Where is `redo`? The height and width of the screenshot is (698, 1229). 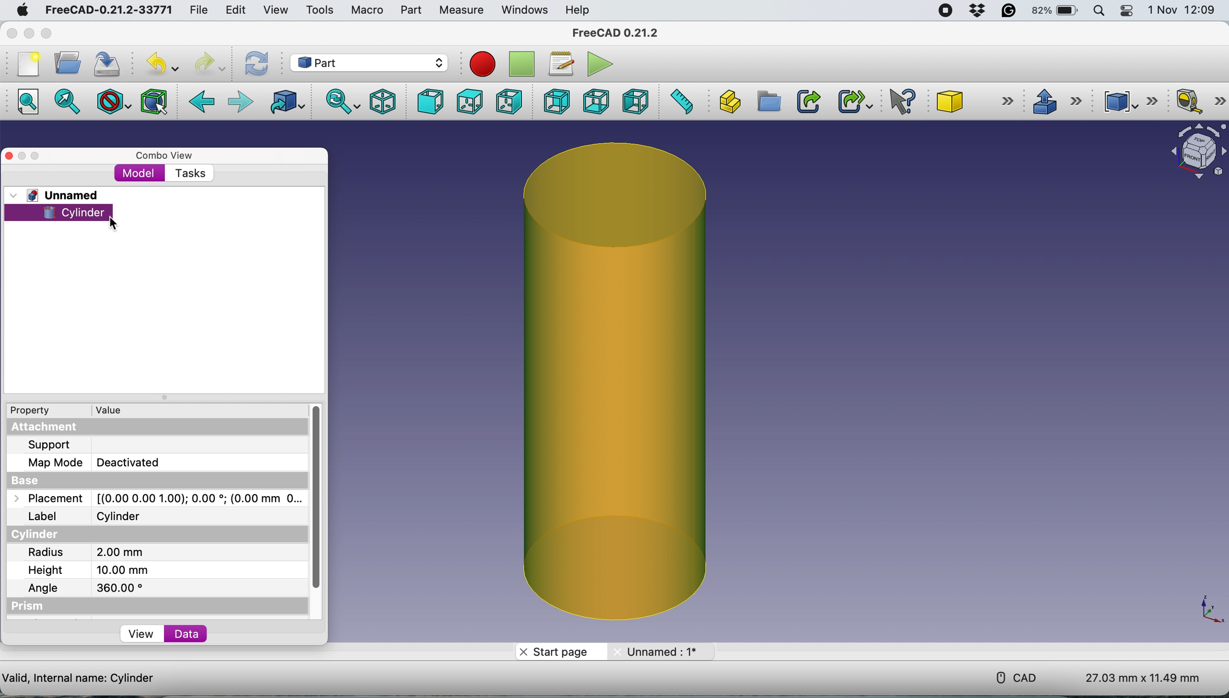
redo is located at coordinates (213, 63).